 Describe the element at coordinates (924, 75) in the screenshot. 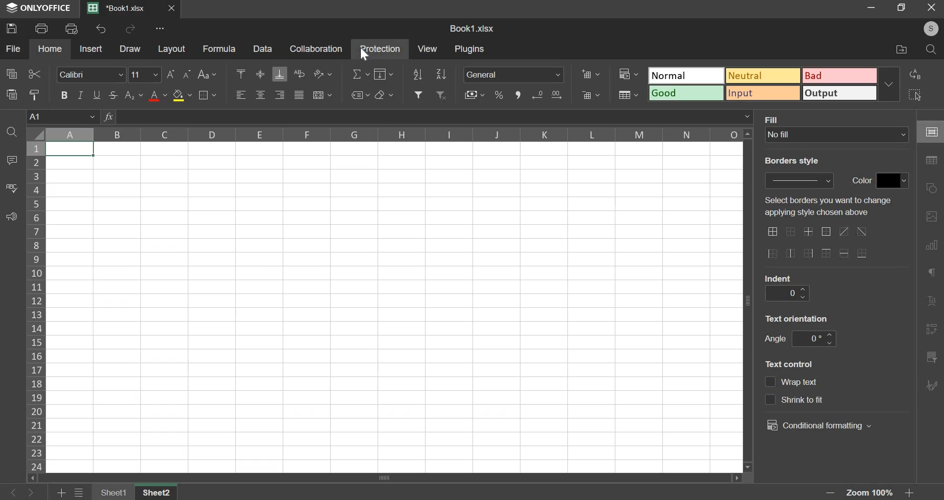

I see `replace` at that location.